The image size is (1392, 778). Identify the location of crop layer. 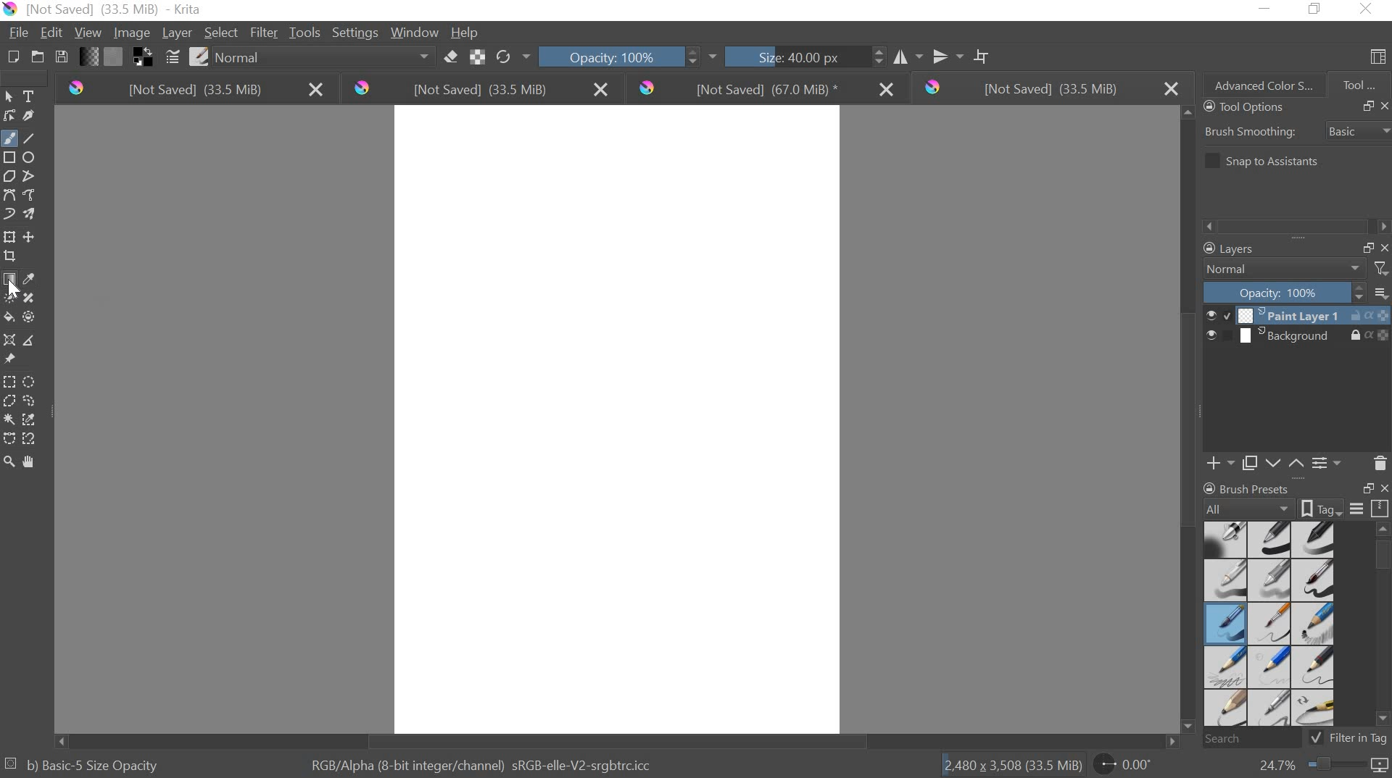
(12, 258).